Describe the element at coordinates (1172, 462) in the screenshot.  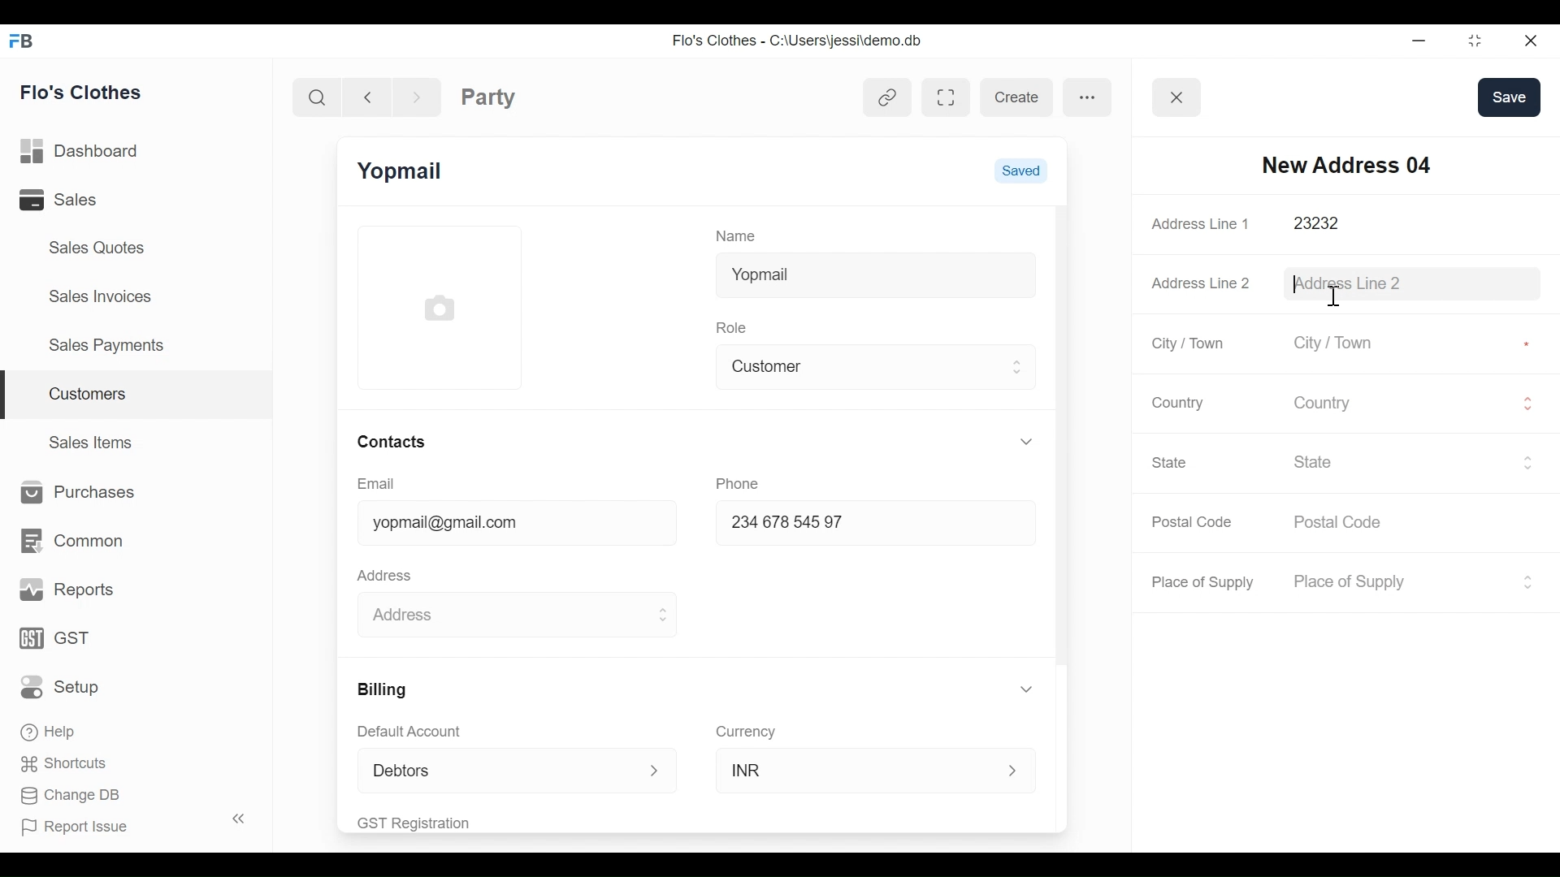
I see `State` at that location.